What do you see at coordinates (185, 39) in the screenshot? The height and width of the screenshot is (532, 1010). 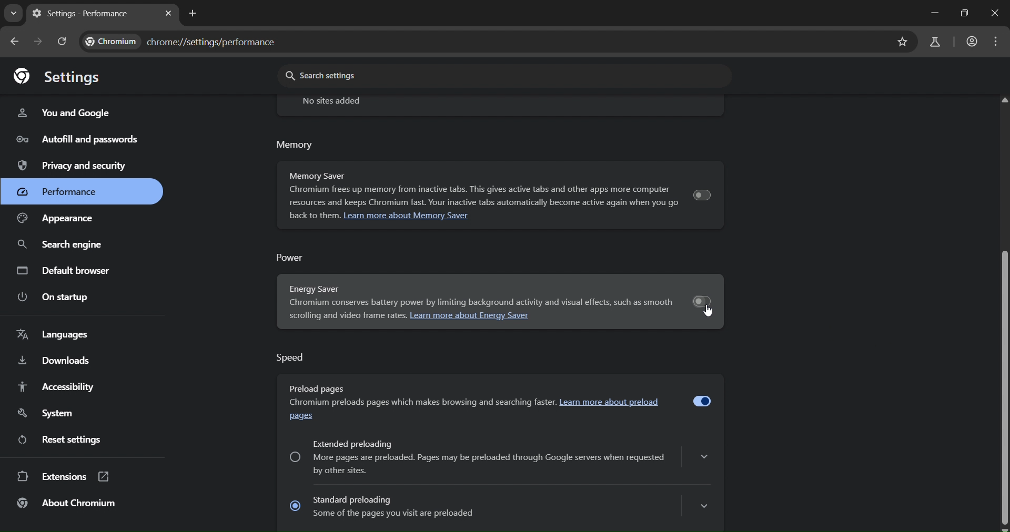 I see `chrome//settings/performance` at bounding box center [185, 39].